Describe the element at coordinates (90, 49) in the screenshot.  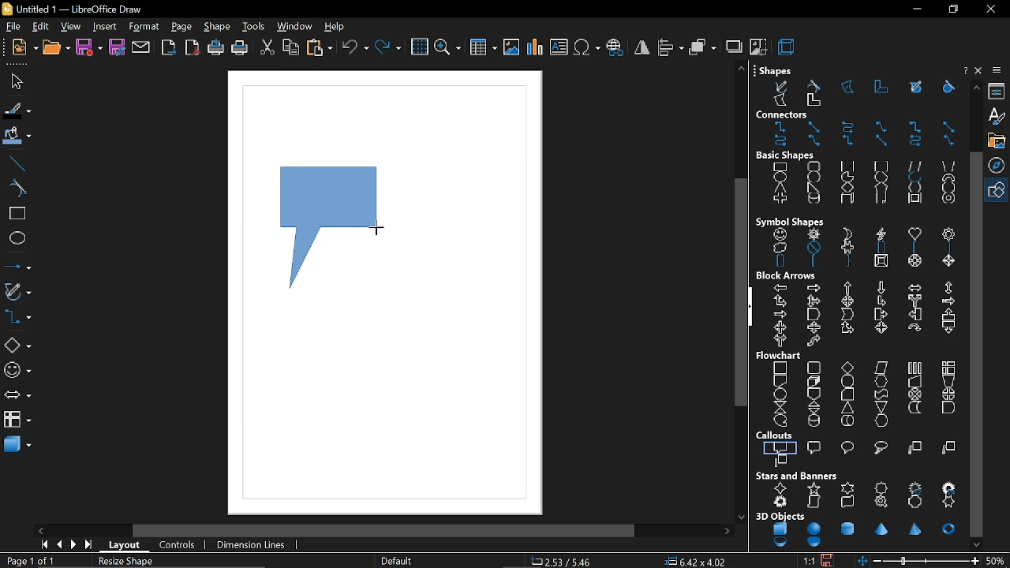
I see `save` at that location.